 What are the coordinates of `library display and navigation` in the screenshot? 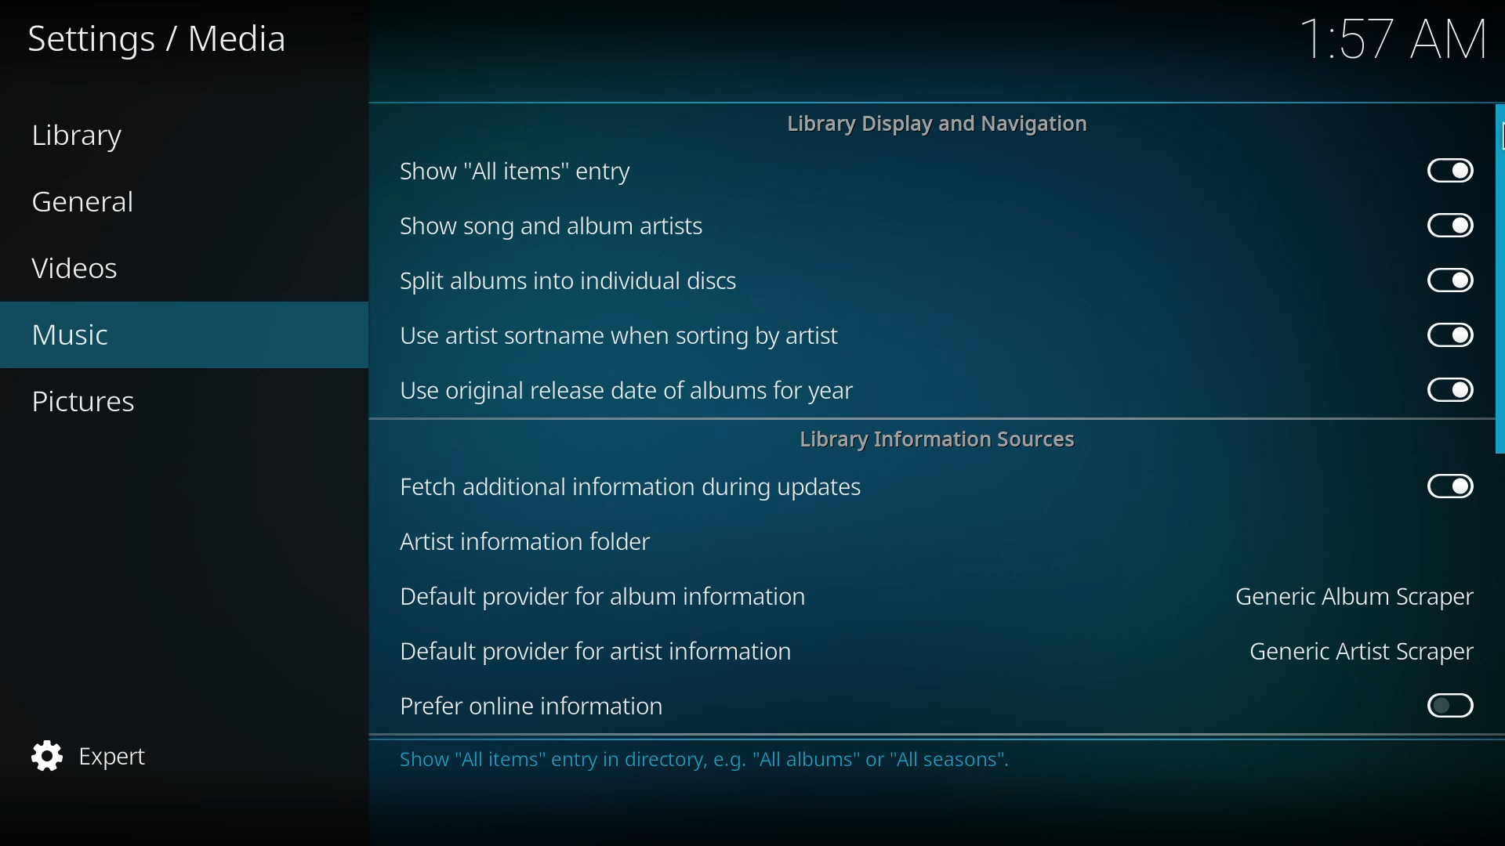 It's located at (938, 124).